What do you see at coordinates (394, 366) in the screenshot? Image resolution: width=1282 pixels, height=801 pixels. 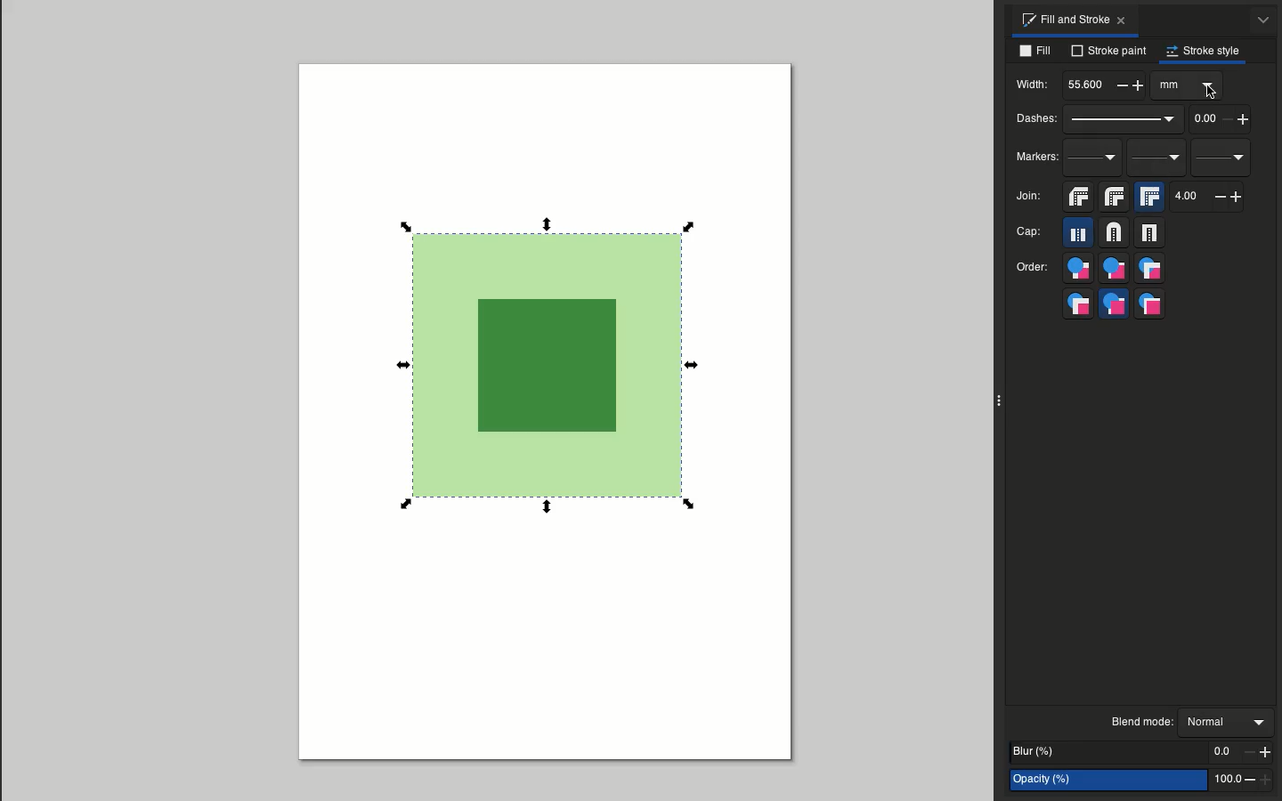 I see `Scale selection` at bounding box center [394, 366].